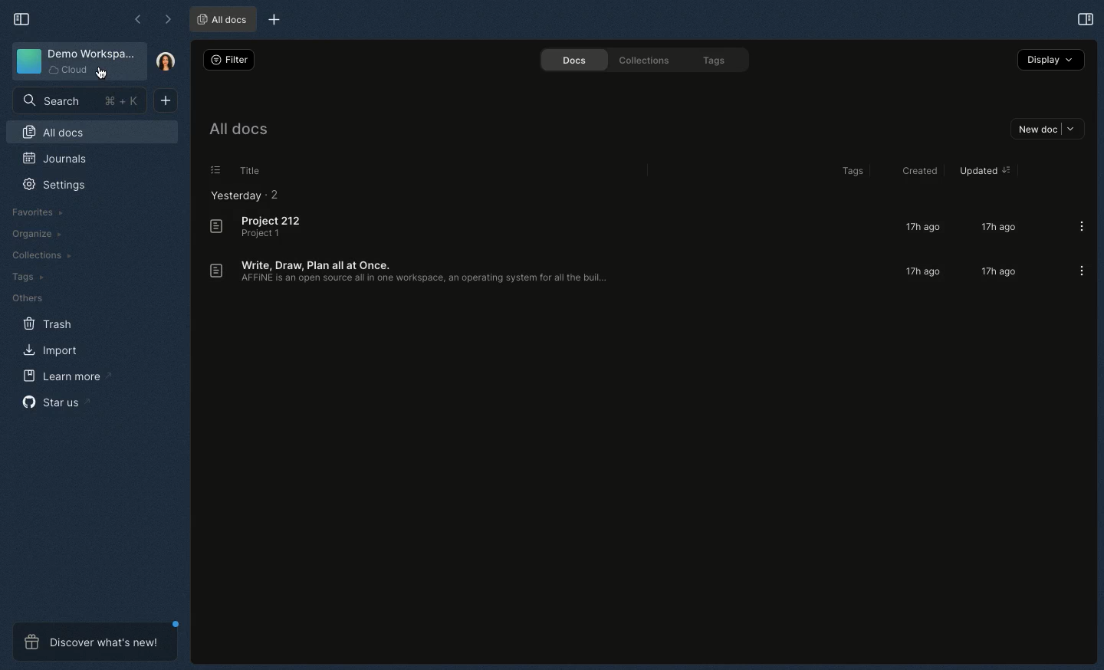  Describe the element at coordinates (227, 60) in the screenshot. I see `Filter` at that location.